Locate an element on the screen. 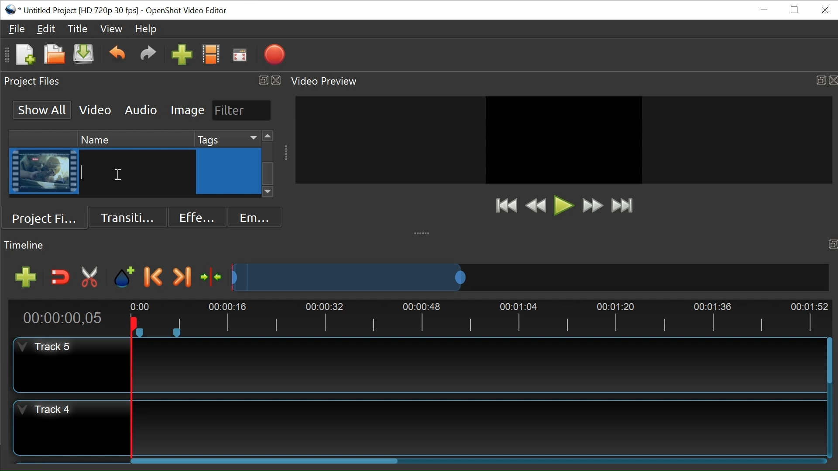 This screenshot has height=471, width=838. Timeline is located at coordinates (481, 317).